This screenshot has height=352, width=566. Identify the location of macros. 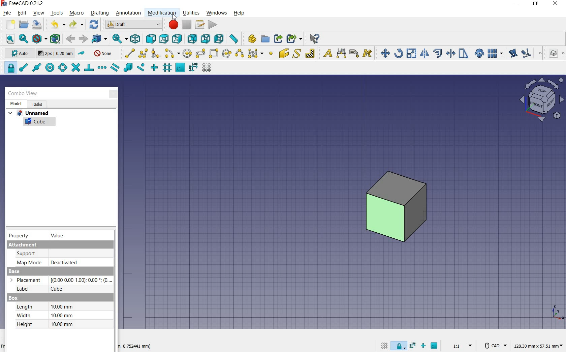
(200, 25).